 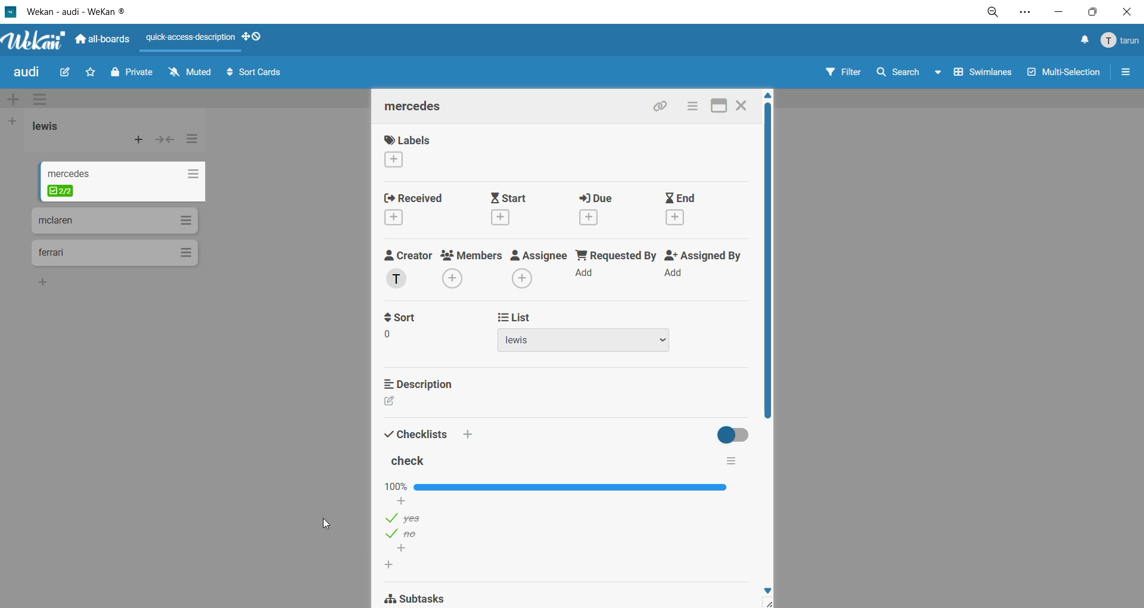 I want to click on creator, so click(x=409, y=268).